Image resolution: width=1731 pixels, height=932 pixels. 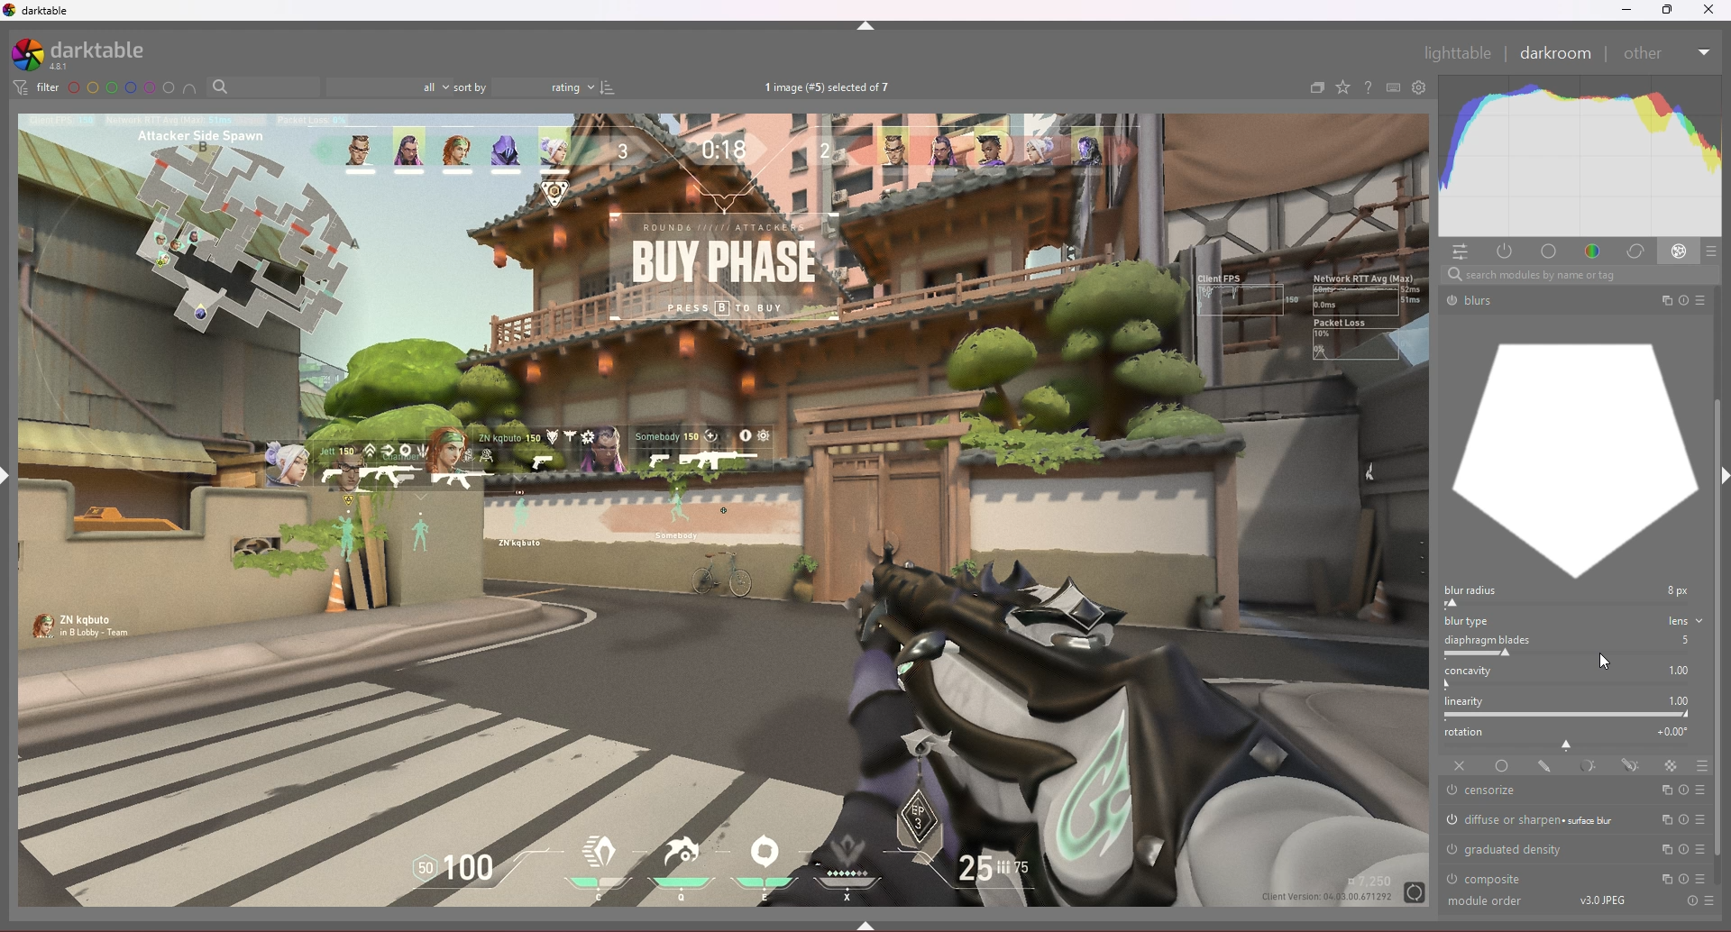 What do you see at coordinates (1601, 901) in the screenshot?
I see `` at bounding box center [1601, 901].